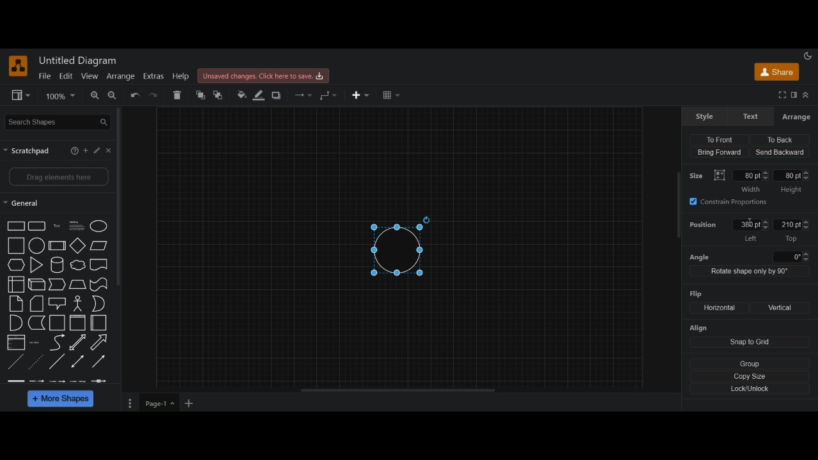 This screenshot has width=818, height=460. What do you see at coordinates (17, 245) in the screenshot?
I see `Square` at bounding box center [17, 245].